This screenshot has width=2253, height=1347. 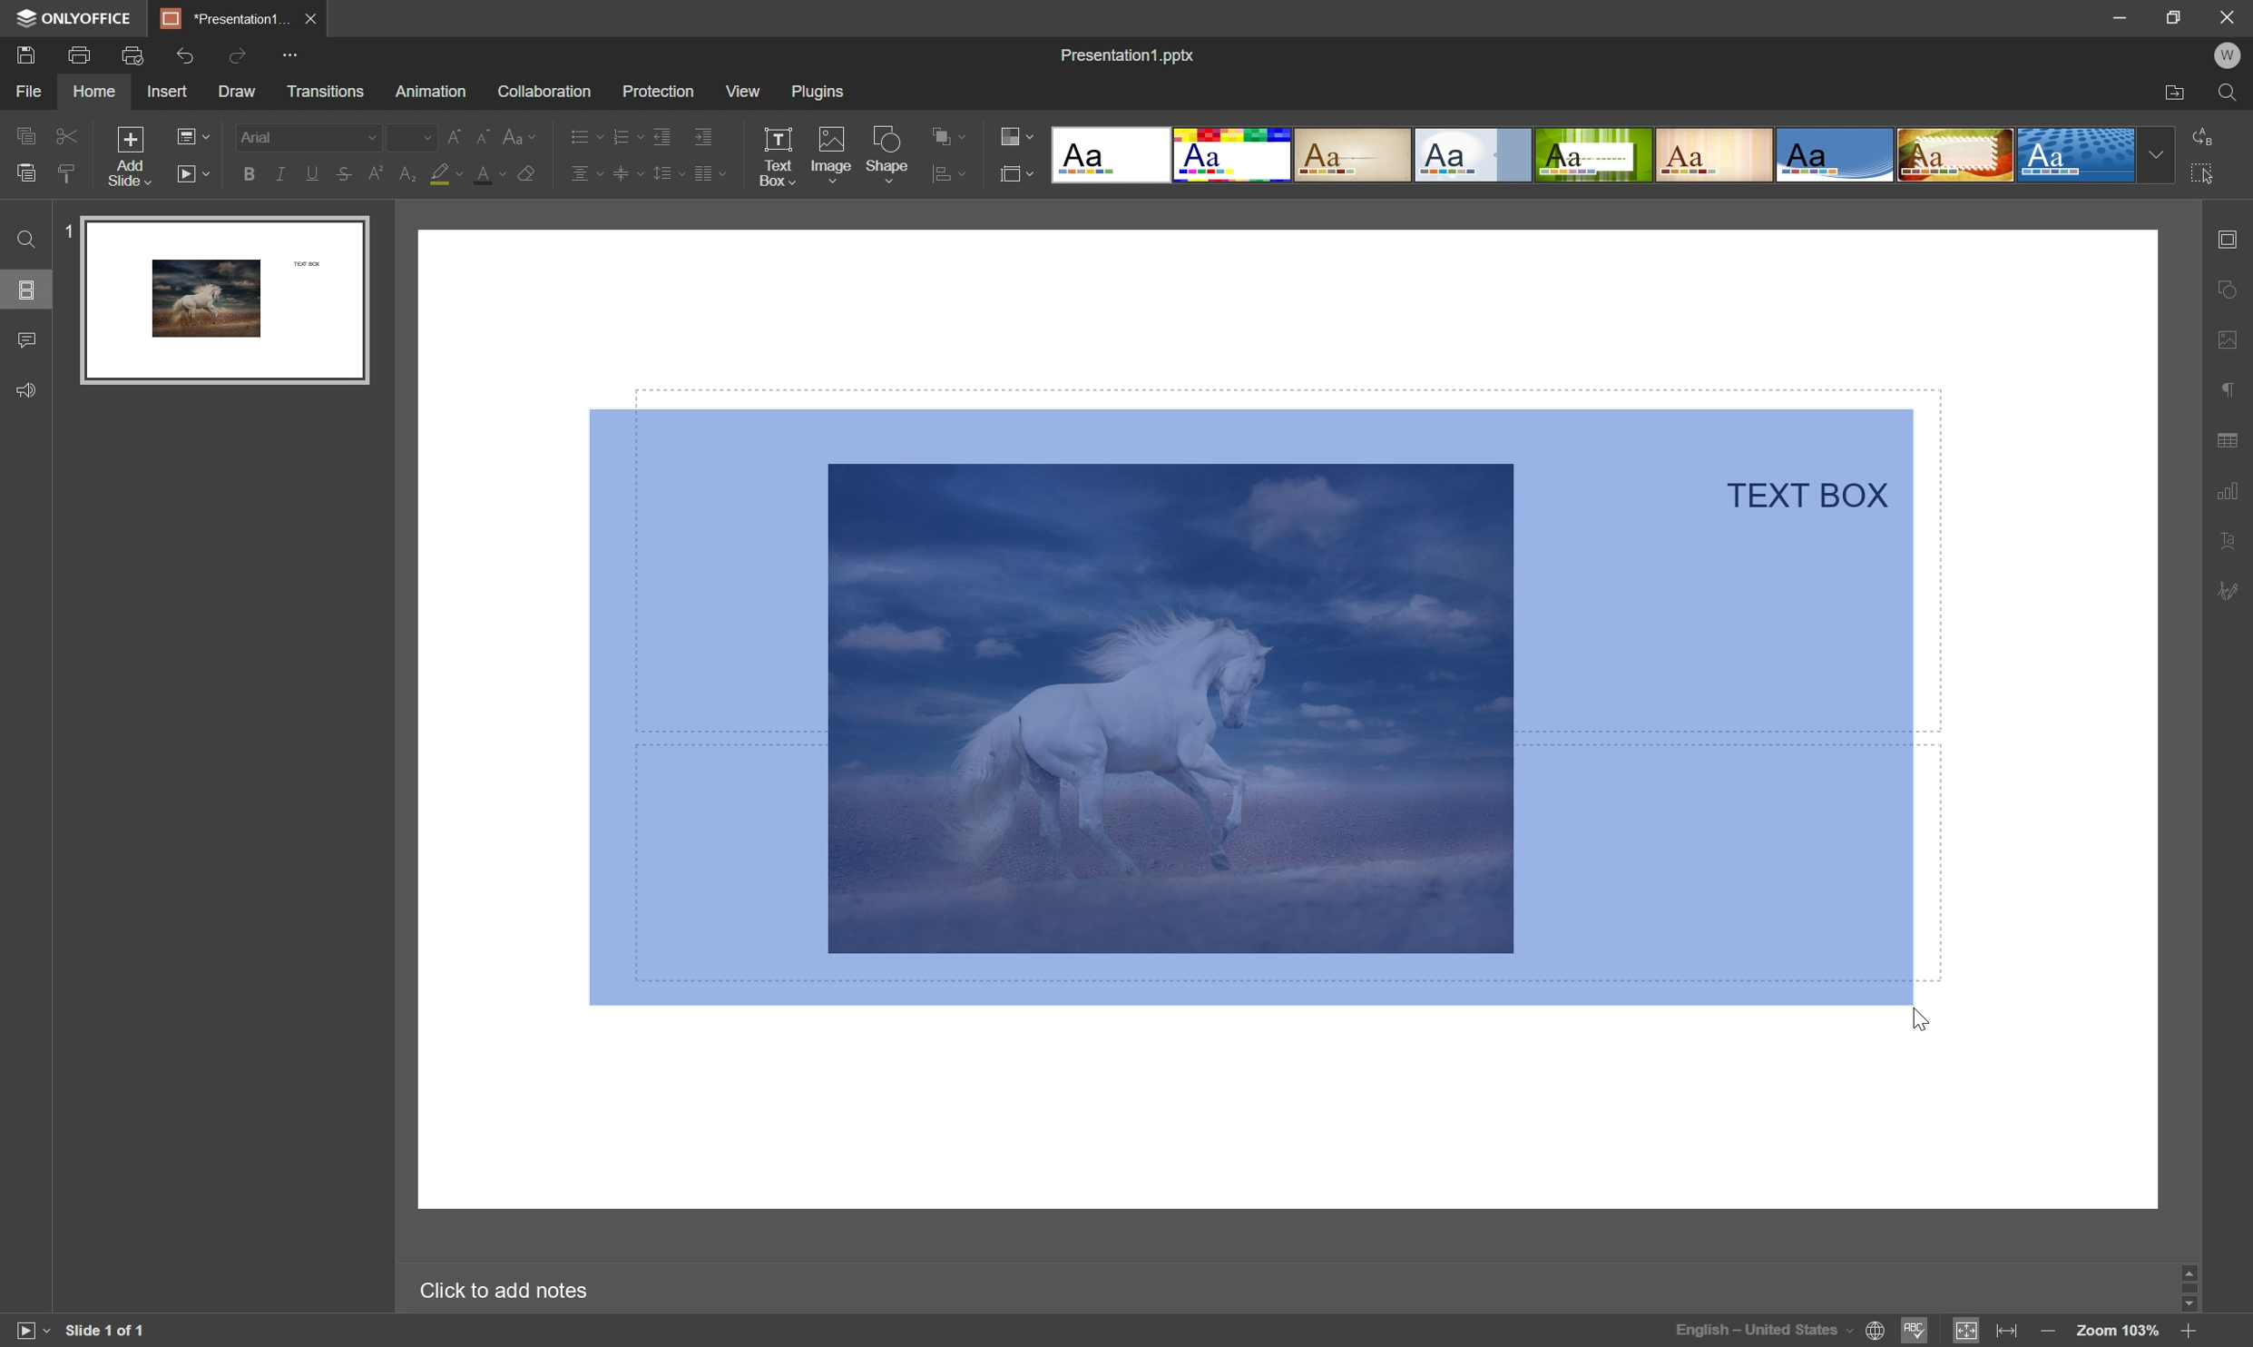 I want to click on vertical align, so click(x=628, y=172).